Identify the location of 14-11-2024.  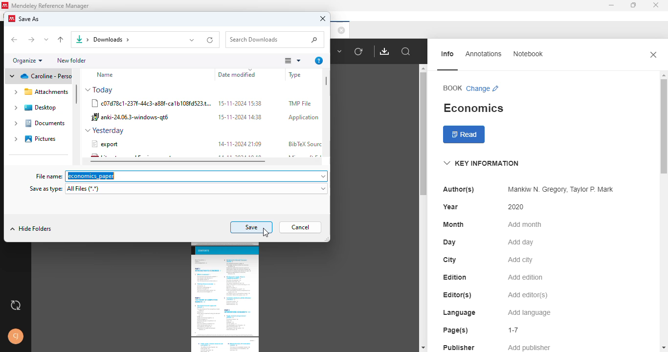
(240, 144).